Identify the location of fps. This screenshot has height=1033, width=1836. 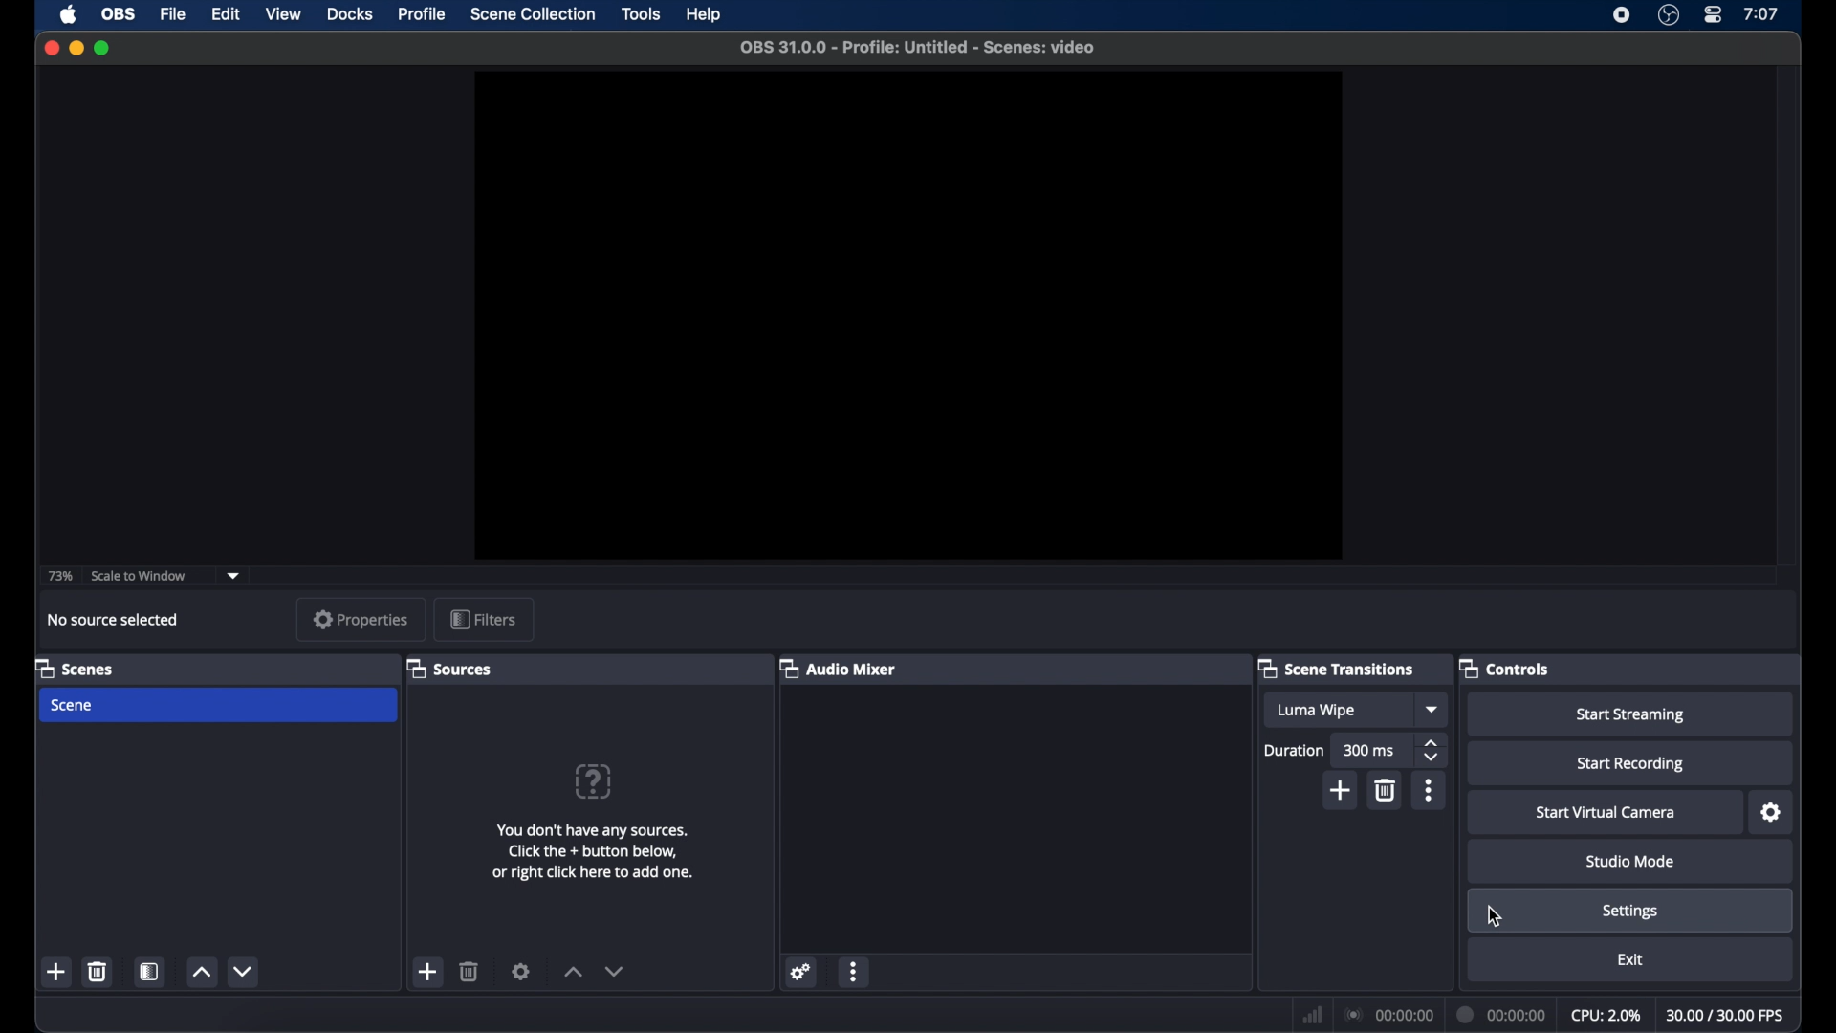
(1726, 1016).